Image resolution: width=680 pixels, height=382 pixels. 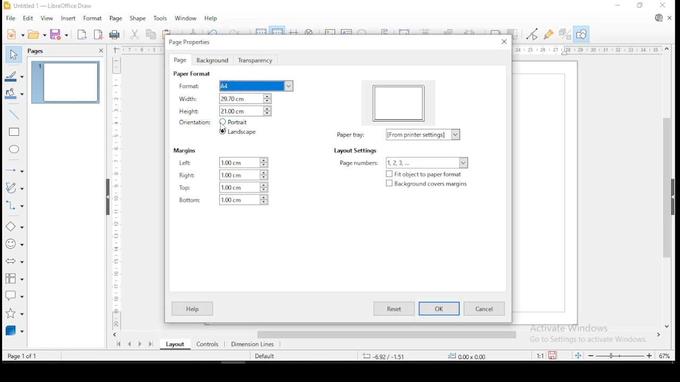 I want to click on top margin settings, so click(x=223, y=187).